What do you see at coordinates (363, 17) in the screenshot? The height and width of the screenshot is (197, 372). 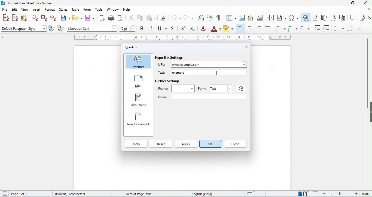 I see `show track changes function` at bounding box center [363, 17].